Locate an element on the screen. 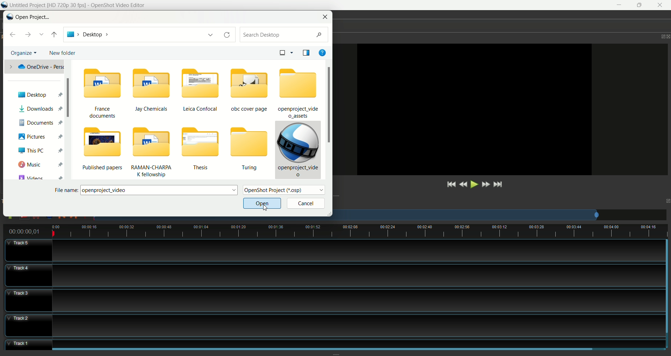 This screenshot has height=356, width=671. pictures is located at coordinates (39, 136).